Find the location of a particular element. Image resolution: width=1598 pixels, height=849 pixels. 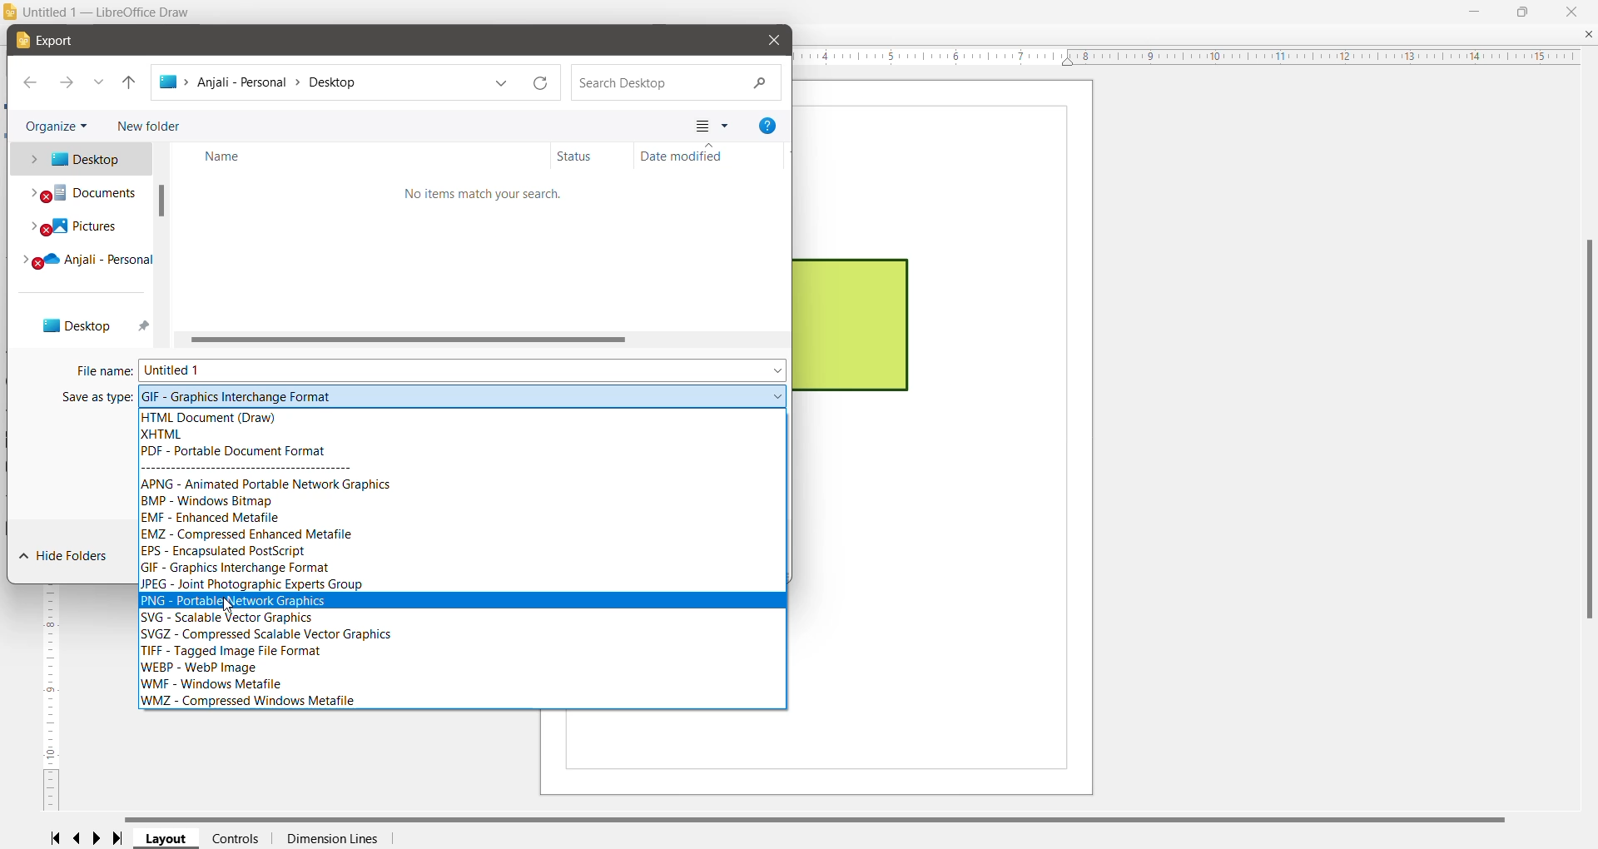

Available File types is located at coordinates (462, 559).